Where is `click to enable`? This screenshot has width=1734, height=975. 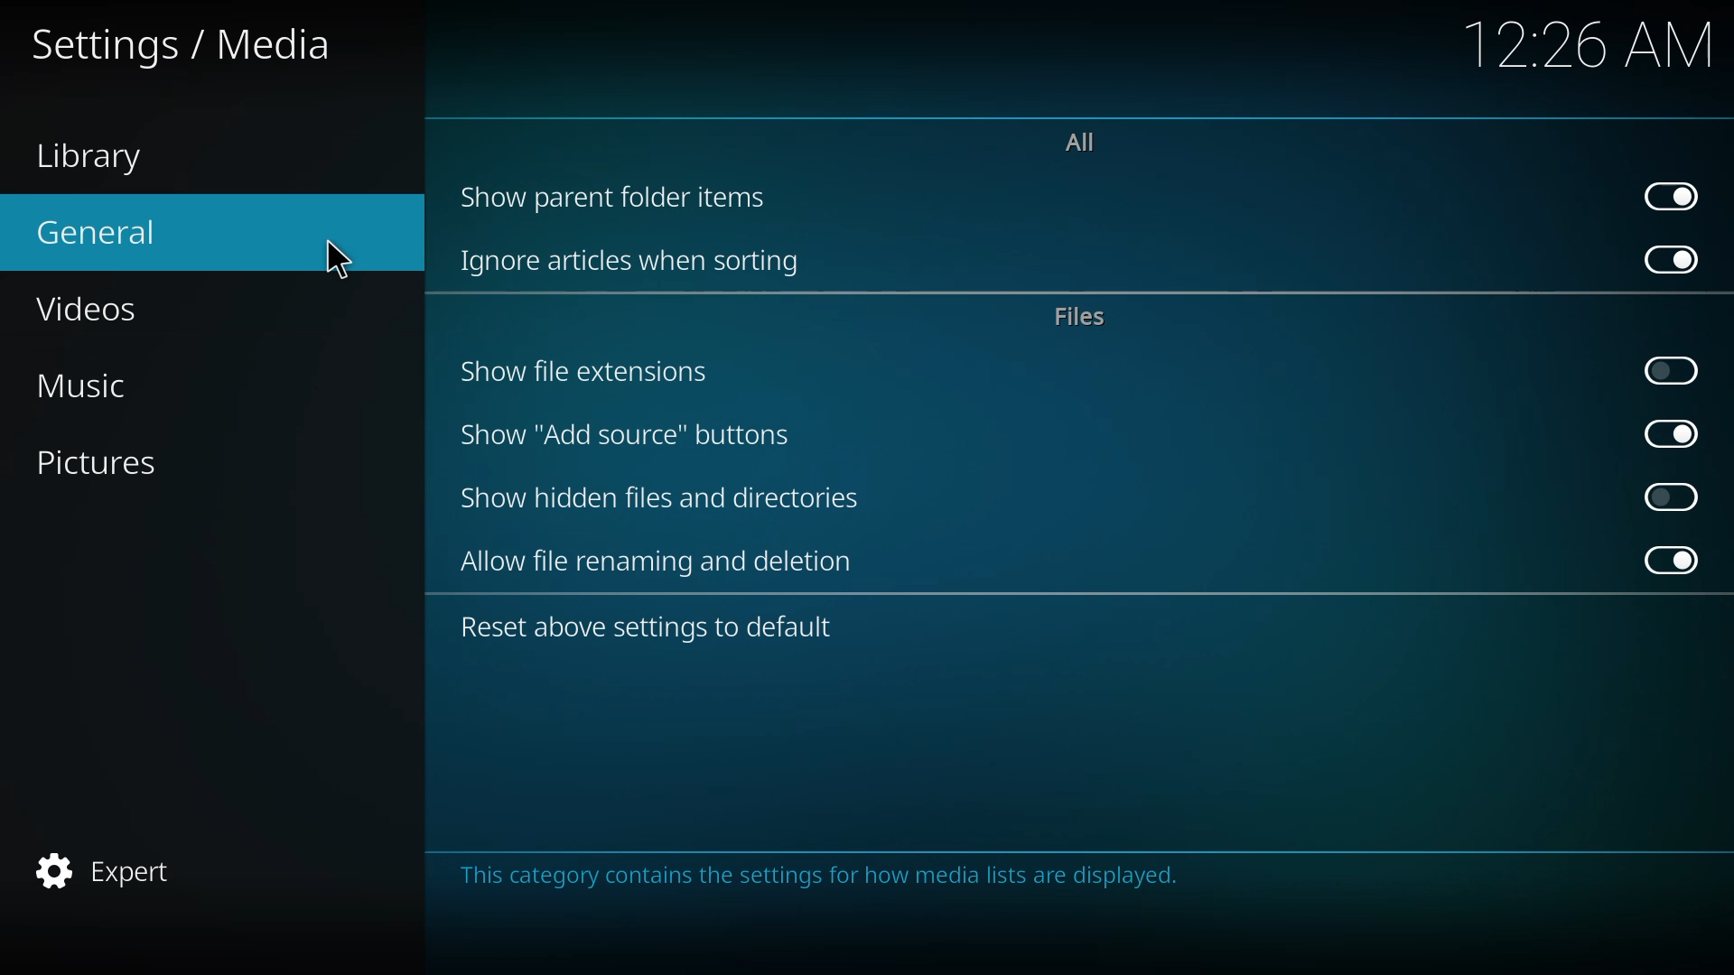 click to enable is located at coordinates (1677, 369).